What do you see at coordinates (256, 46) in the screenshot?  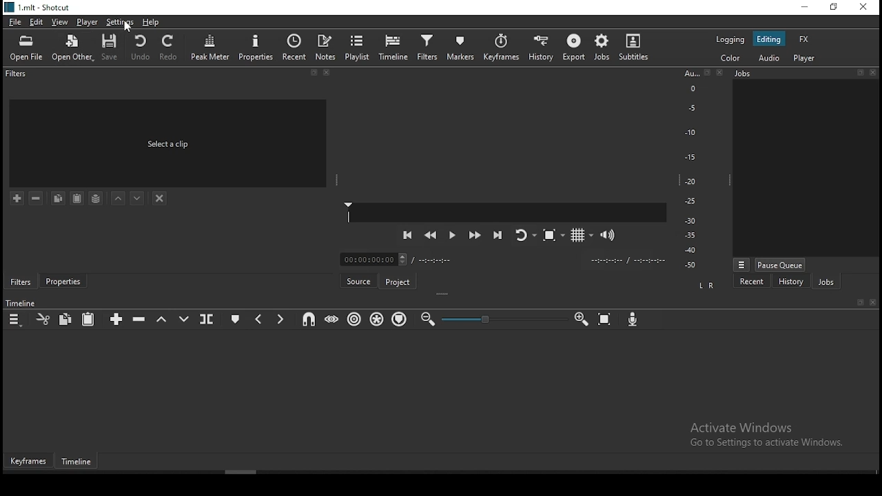 I see `properties` at bounding box center [256, 46].